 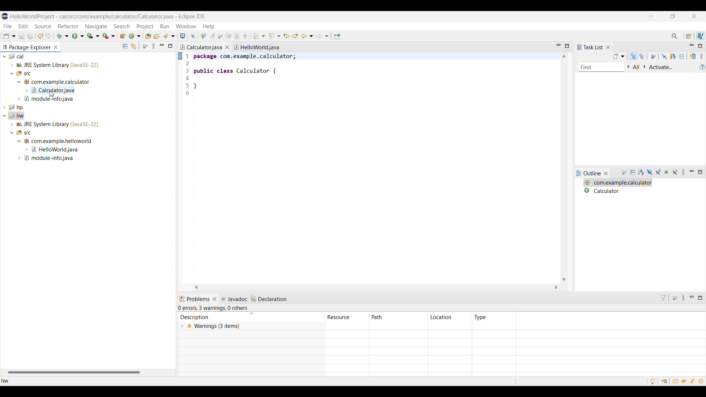 What do you see at coordinates (693, 381) in the screenshot?
I see `Samples` at bounding box center [693, 381].